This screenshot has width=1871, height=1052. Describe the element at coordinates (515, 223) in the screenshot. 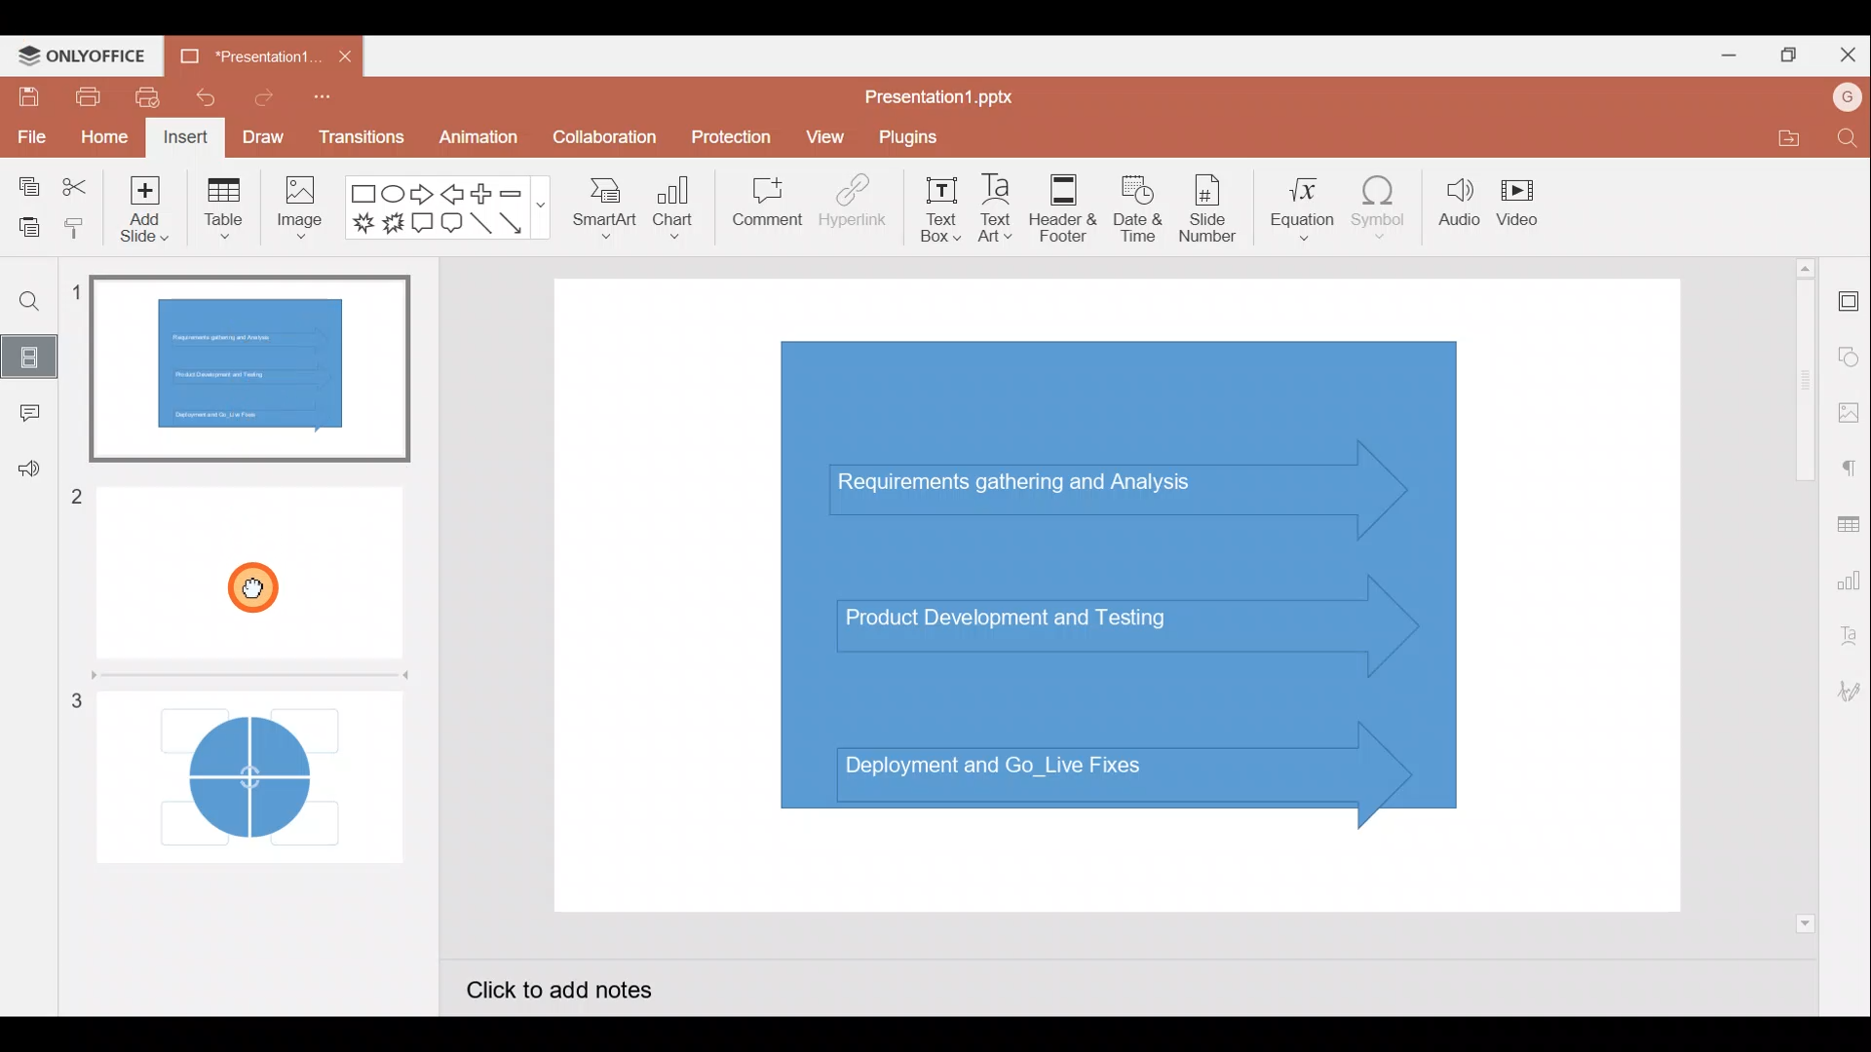

I see `Arrow` at that location.